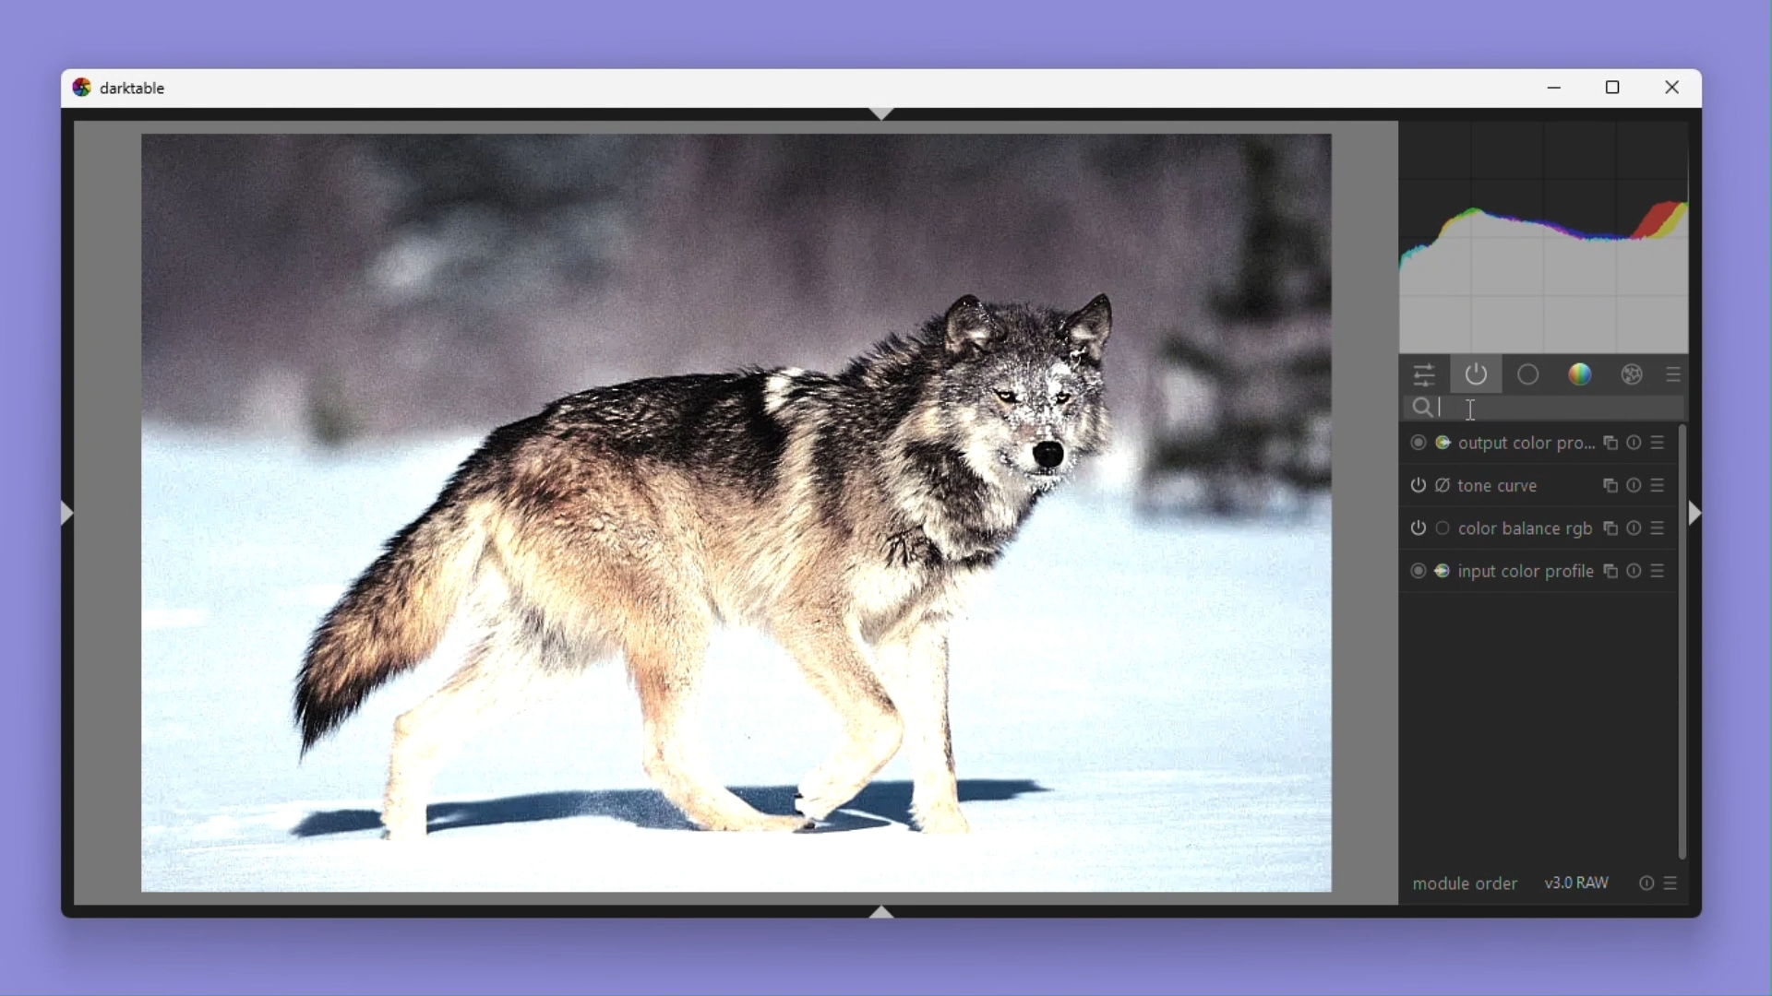  What do you see at coordinates (1478, 374) in the screenshot?
I see `Show only active modules` at bounding box center [1478, 374].